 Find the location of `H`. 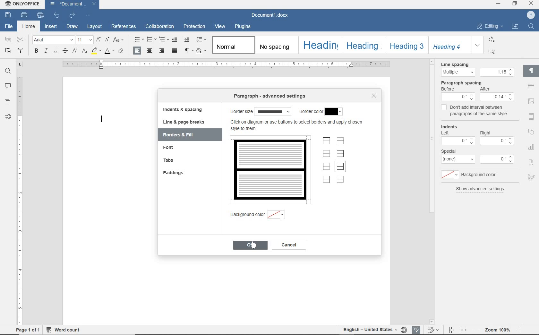

H is located at coordinates (532, 15).